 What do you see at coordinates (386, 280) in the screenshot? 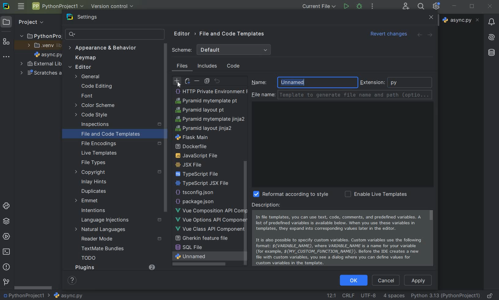
I see `cancel` at bounding box center [386, 280].